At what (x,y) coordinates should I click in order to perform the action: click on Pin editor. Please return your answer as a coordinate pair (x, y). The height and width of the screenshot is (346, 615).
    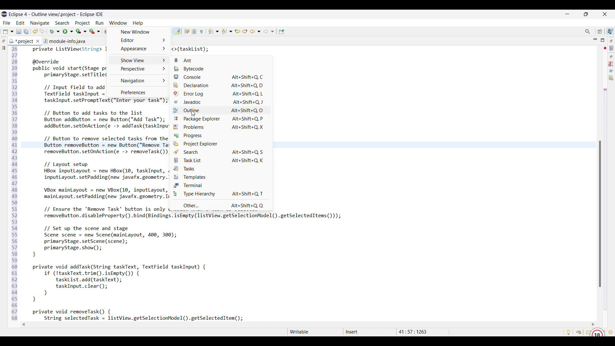
    Looking at the image, I should click on (282, 32).